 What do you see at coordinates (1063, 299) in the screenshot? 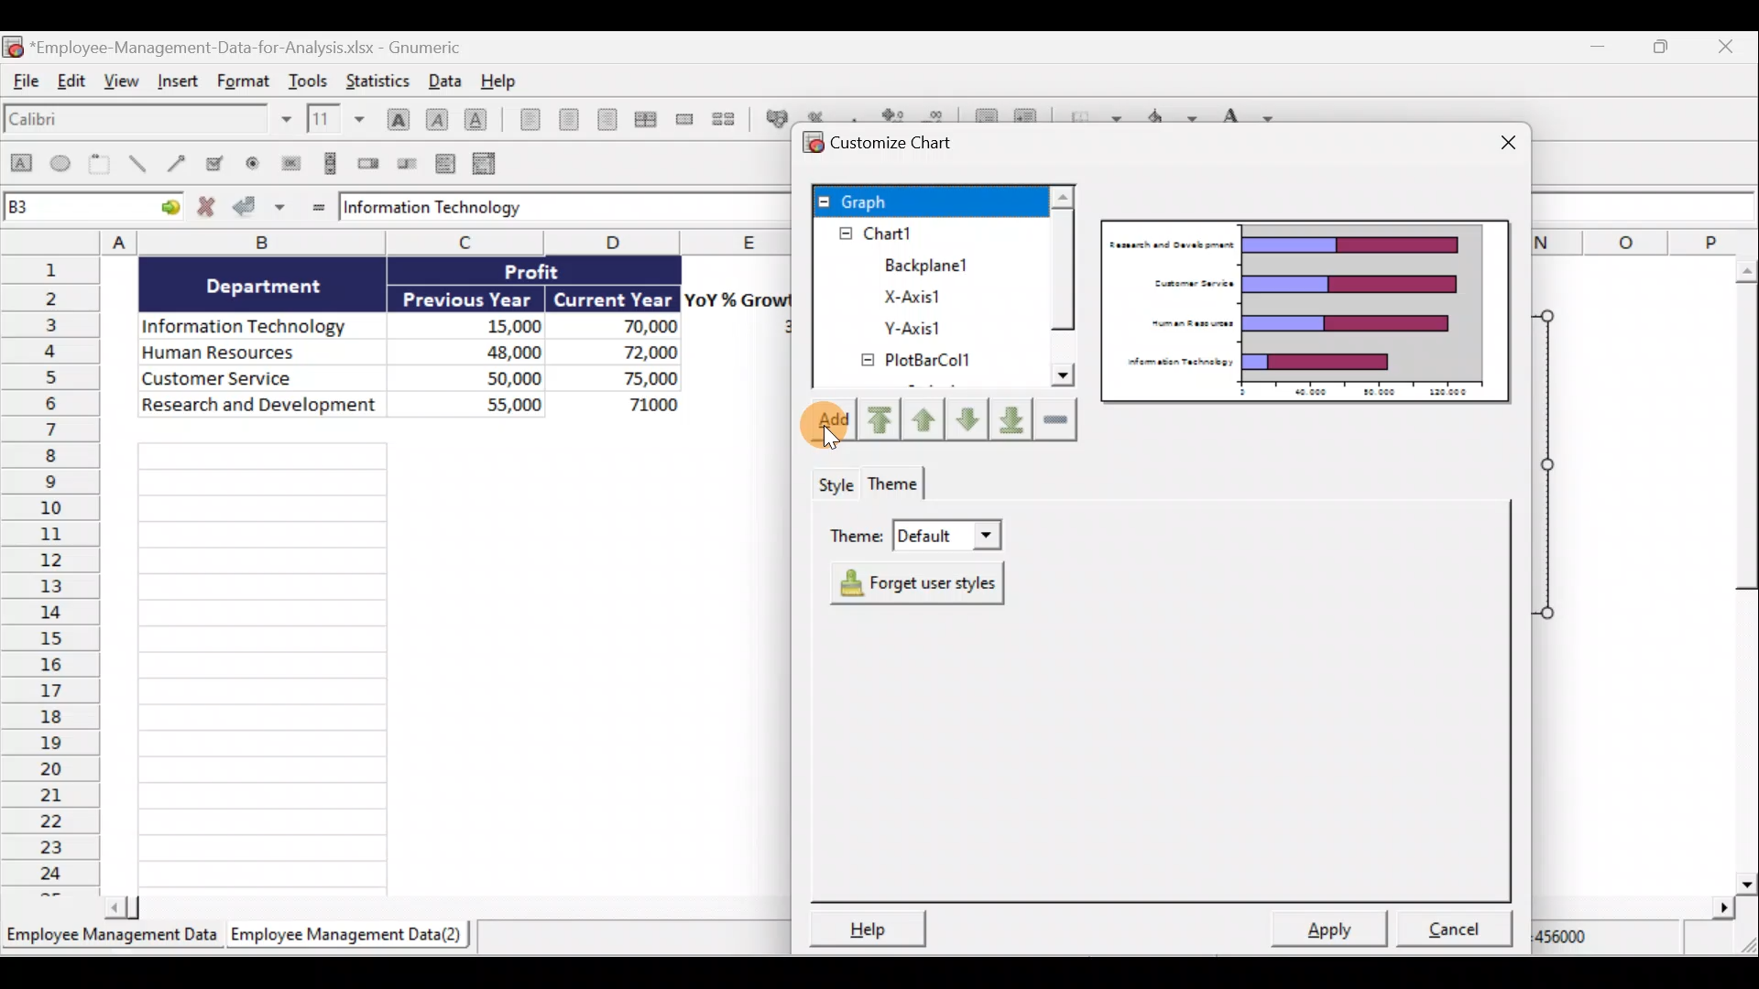
I see `Scroll bar` at bounding box center [1063, 299].